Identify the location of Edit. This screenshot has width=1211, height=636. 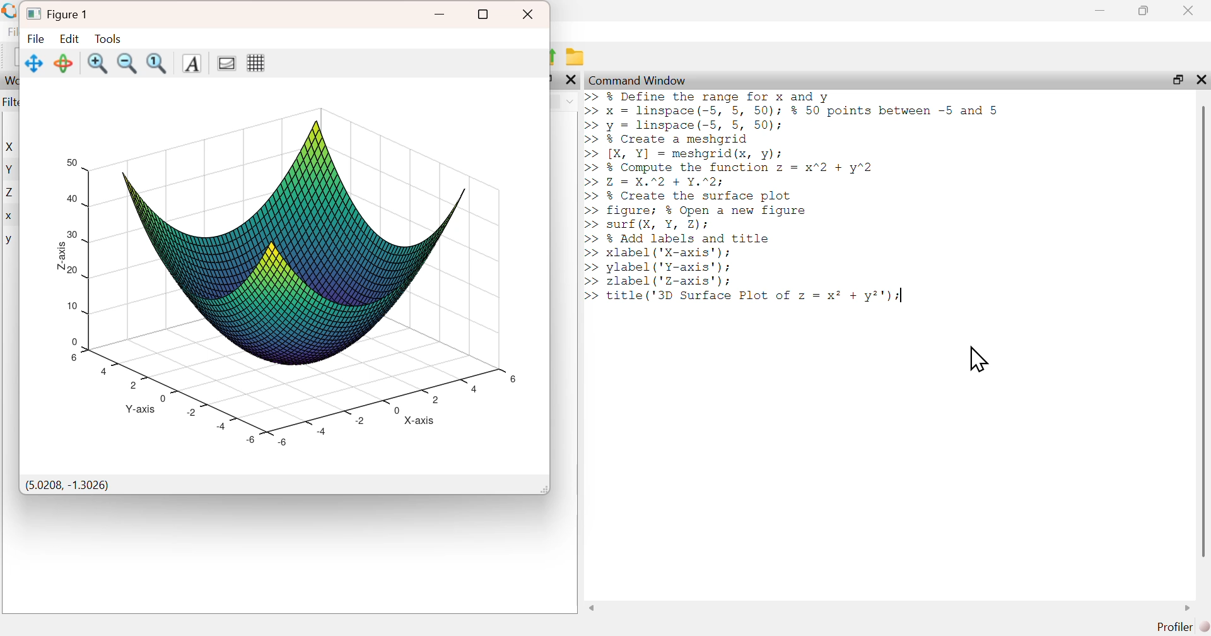
(69, 38).